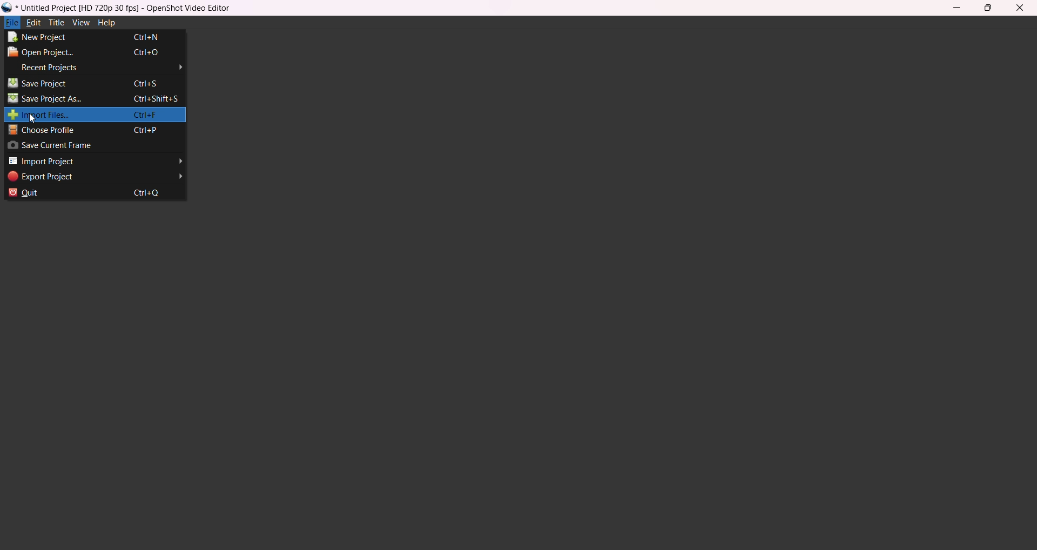 The image size is (1037, 550). What do you see at coordinates (92, 196) in the screenshot?
I see `quit` at bounding box center [92, 196].